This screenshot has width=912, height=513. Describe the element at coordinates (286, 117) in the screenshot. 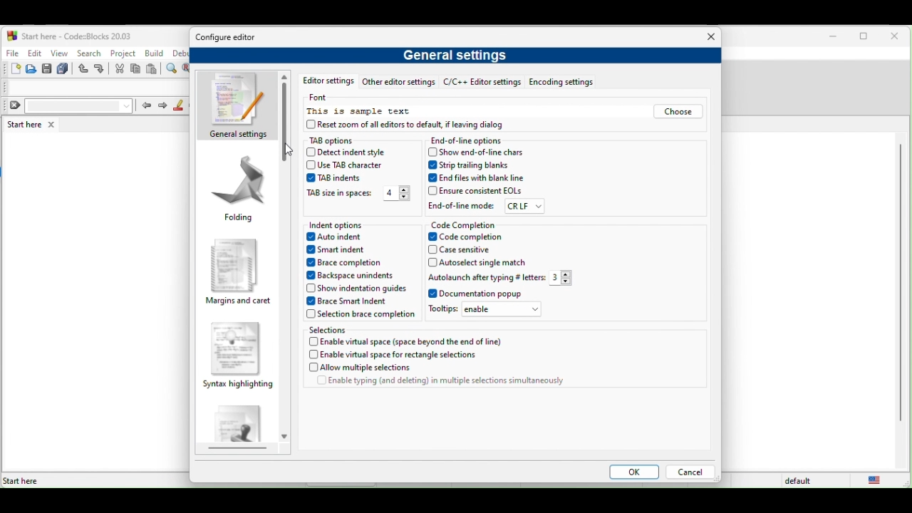

I see `vertical scroll bar` at that location.